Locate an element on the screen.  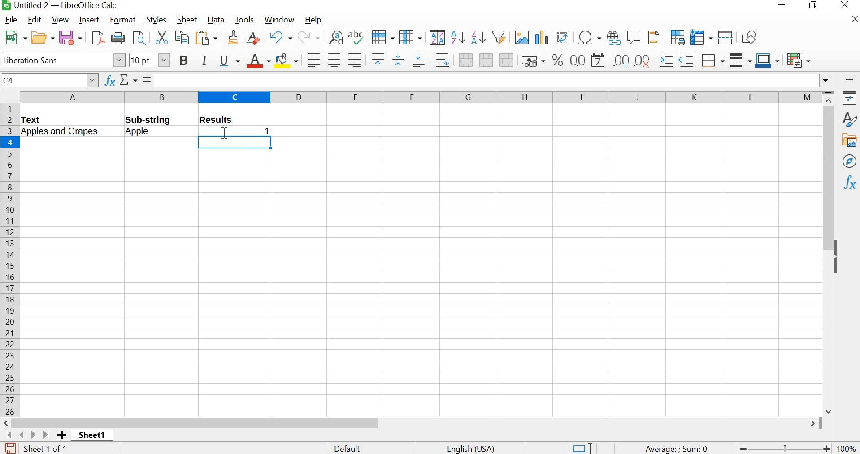
autofilter is located at coordinates (499, 38).